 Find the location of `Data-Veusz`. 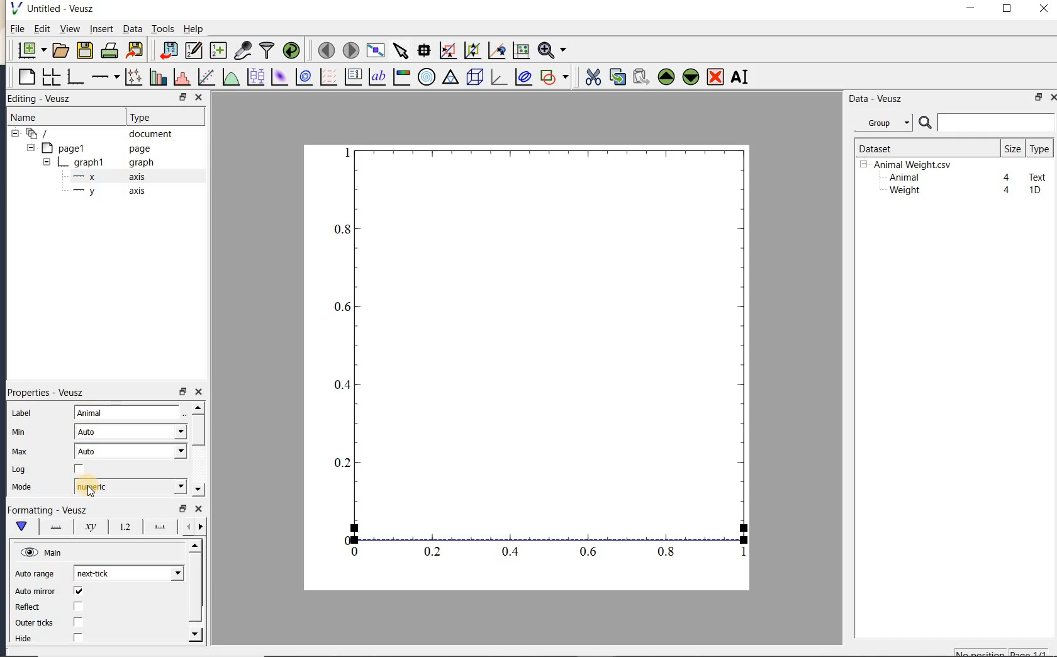

Data-Veusz is located at coordinates (876, 99).